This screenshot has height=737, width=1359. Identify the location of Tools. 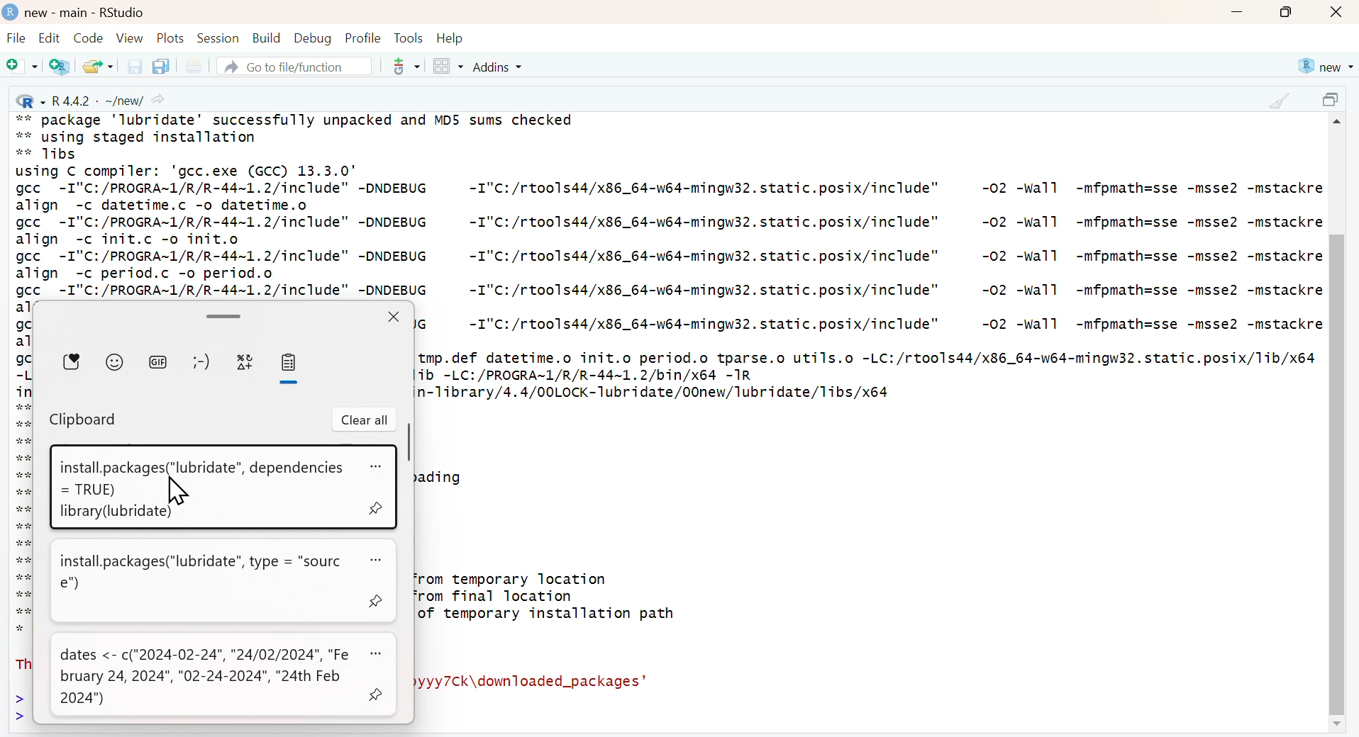
(409, 38).